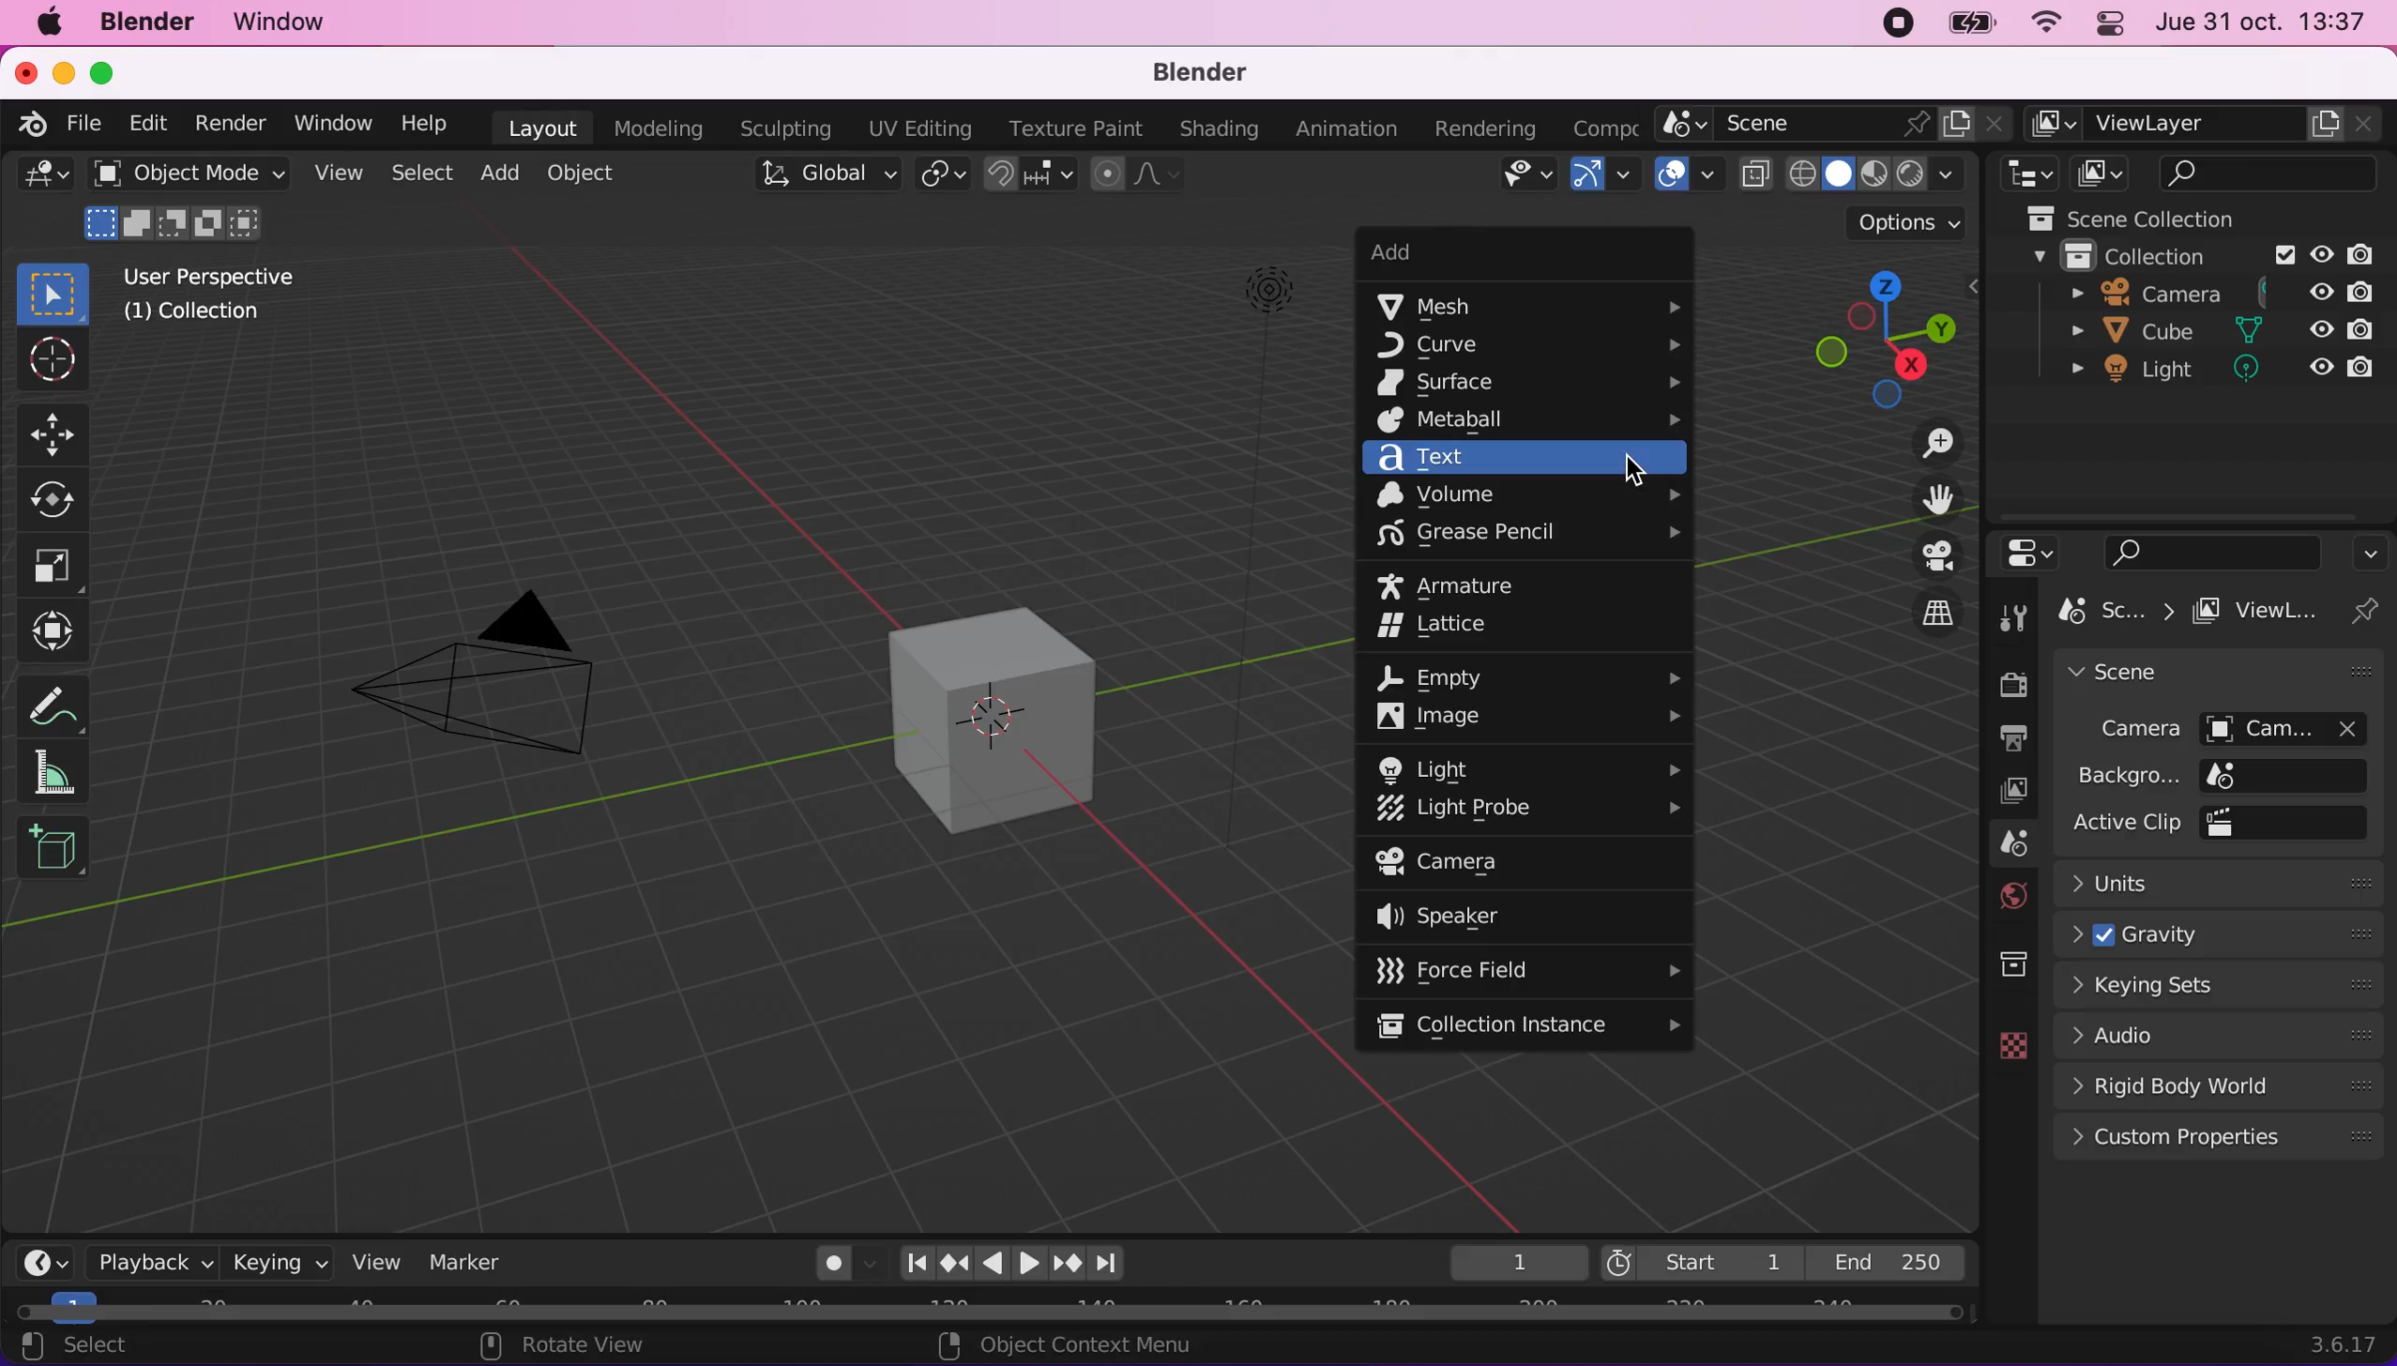  What do you see at coordinates (1207, 73) in the screenshot?
I see `blender` at bounding box center [1207, 73].